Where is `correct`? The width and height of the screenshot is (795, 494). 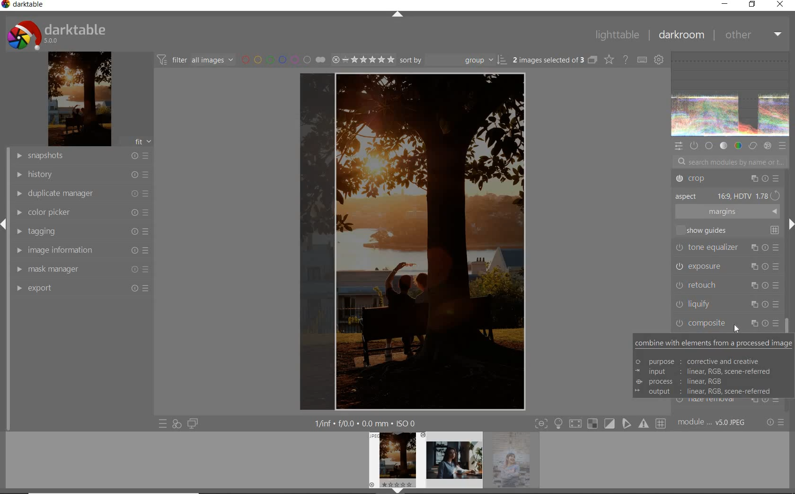
correct is located at coordinates (752, 145).